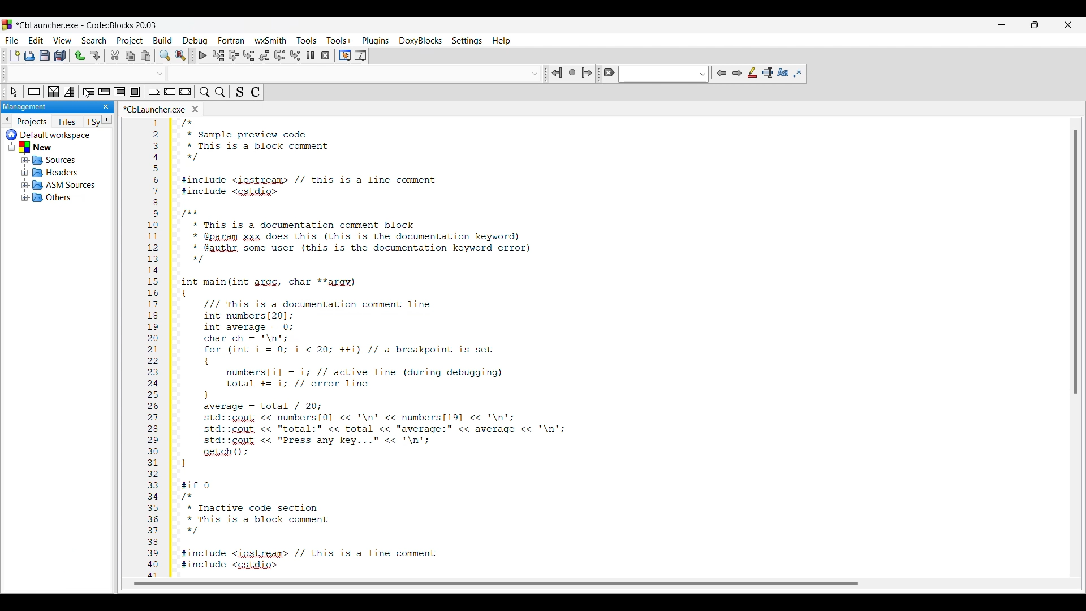 This screenshot has width=1086, height=611. I want to click on Project tree panel added to interface, so click(57, 346).